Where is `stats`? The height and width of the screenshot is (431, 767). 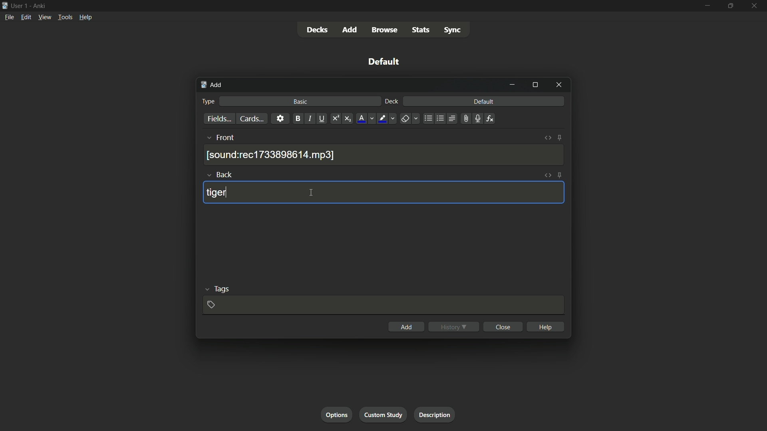
stats is located at coordinates (423, 30).